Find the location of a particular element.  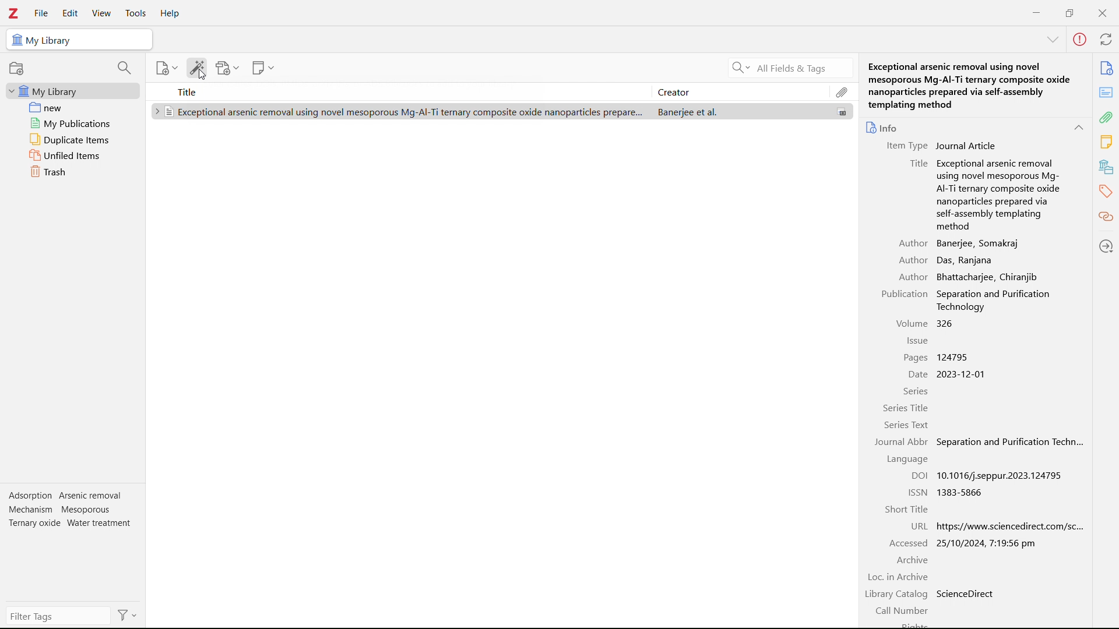

file is located at coordinates (40, 13).